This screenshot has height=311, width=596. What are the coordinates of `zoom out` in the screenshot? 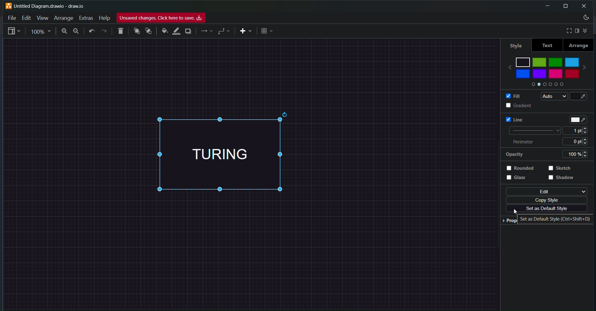 It's located at (77, 31).